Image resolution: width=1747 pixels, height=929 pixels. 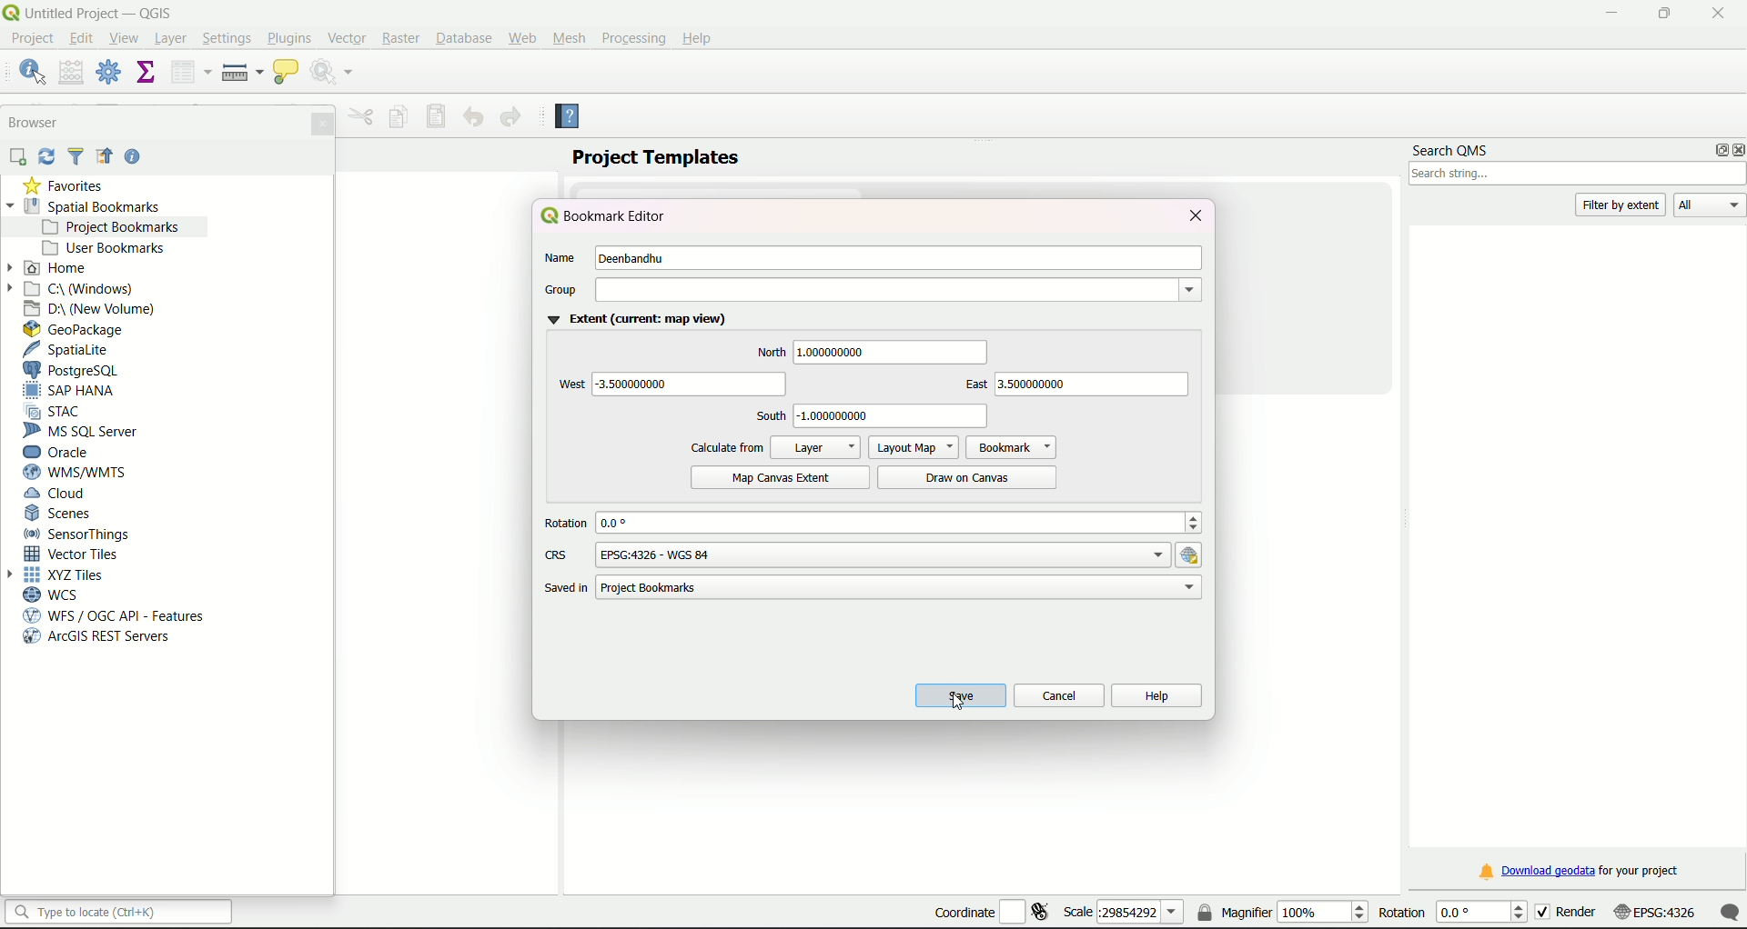 I want to click on Oracle, so click(x=66, y=452).